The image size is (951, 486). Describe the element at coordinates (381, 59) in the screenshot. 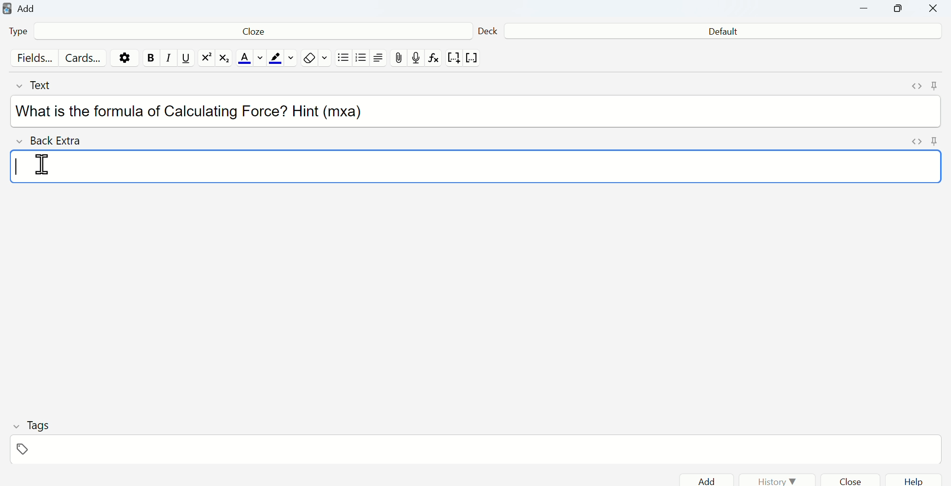

I see `Align` at that location.